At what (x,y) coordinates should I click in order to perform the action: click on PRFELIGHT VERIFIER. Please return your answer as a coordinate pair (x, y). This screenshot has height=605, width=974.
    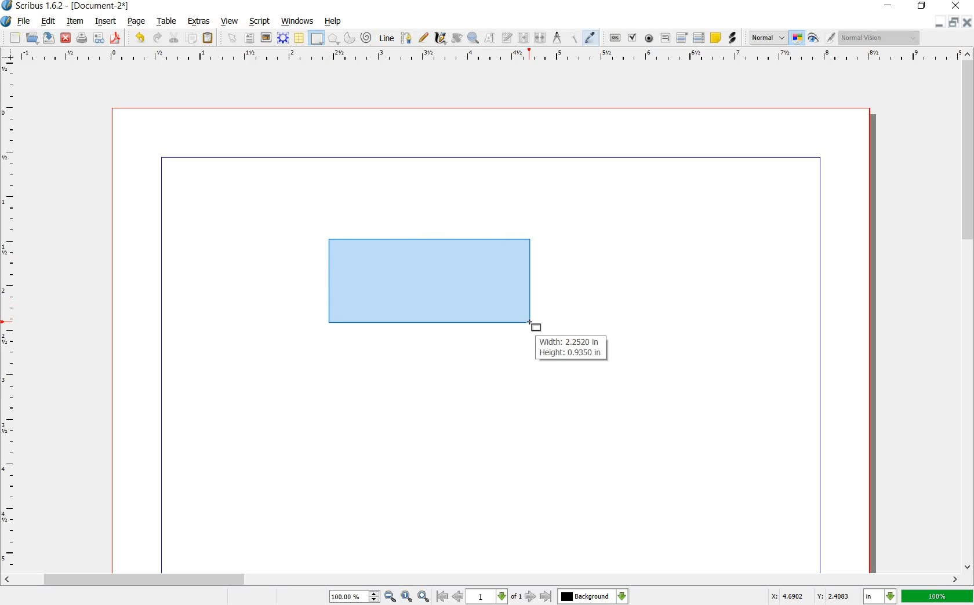
    Looking at the image, I should click on (99, 39).